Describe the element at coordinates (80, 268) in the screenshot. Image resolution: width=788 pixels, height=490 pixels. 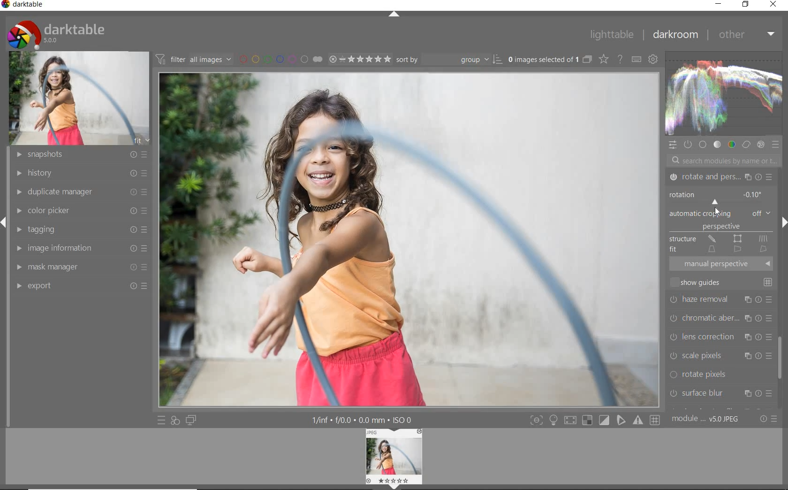
I see `mask manager` at that location.